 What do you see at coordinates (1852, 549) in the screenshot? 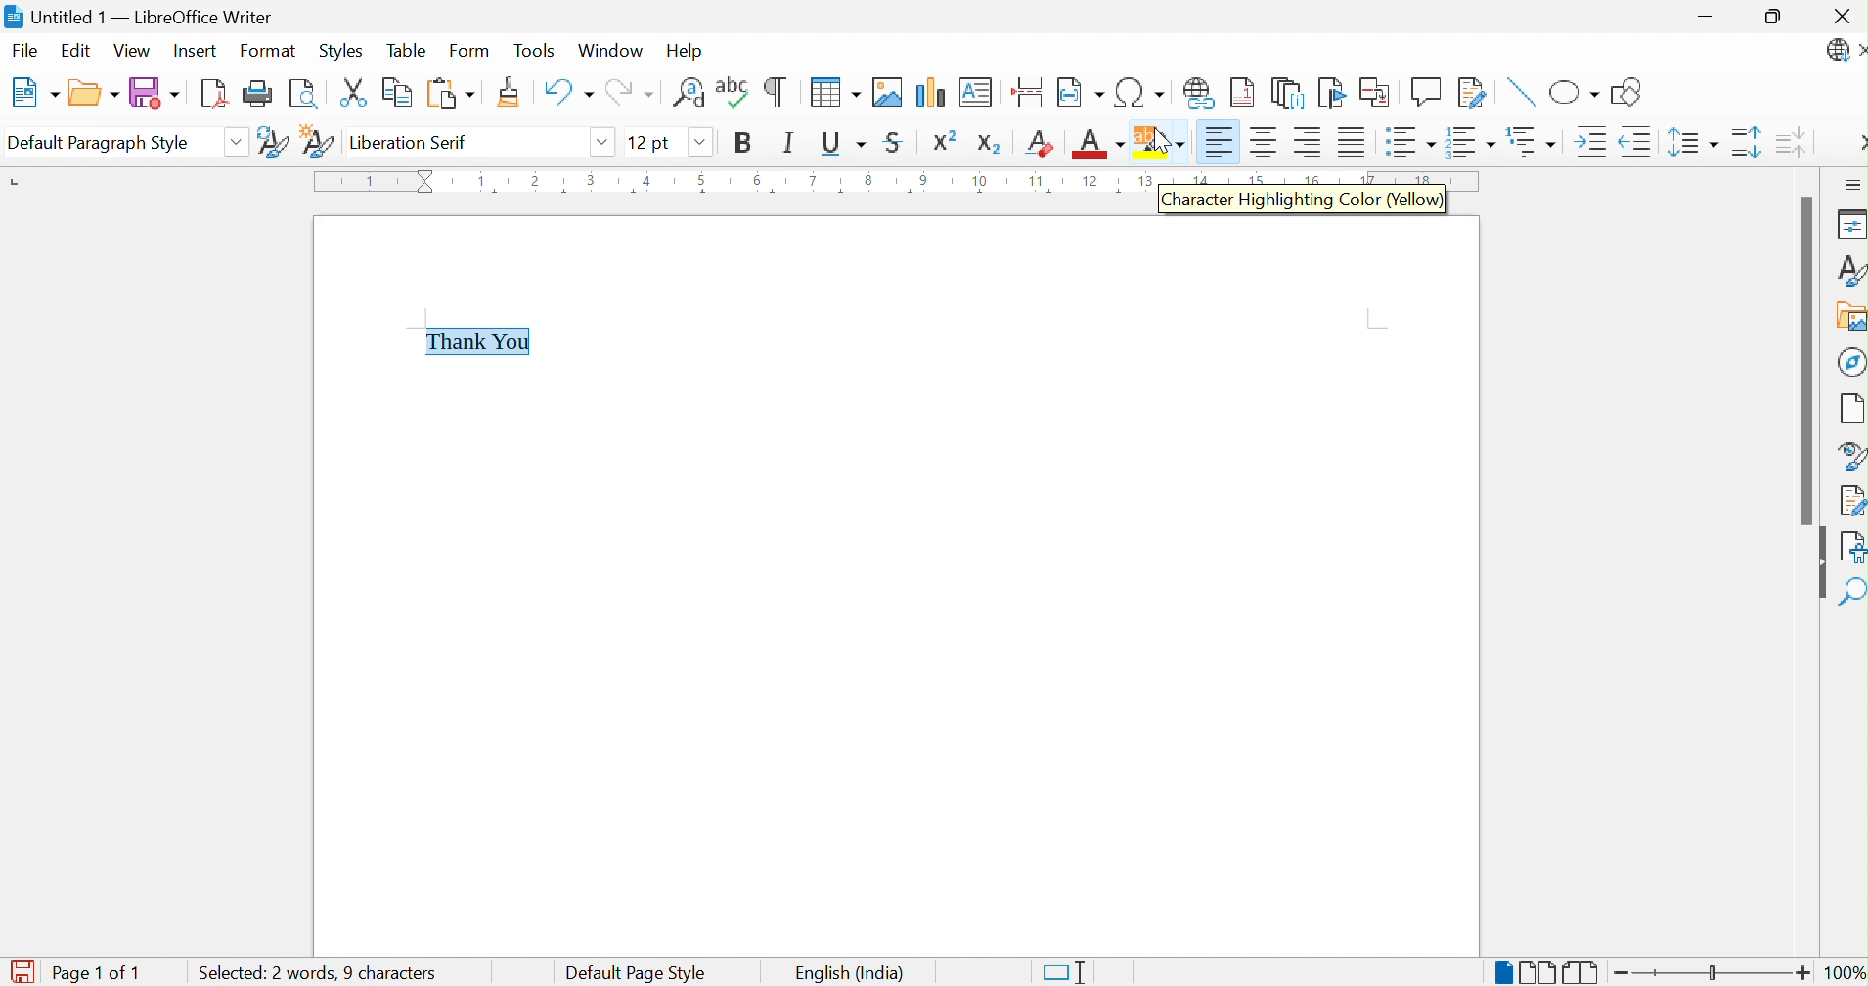
I see `Accessibility Check` at bounding box center [1852, 549].